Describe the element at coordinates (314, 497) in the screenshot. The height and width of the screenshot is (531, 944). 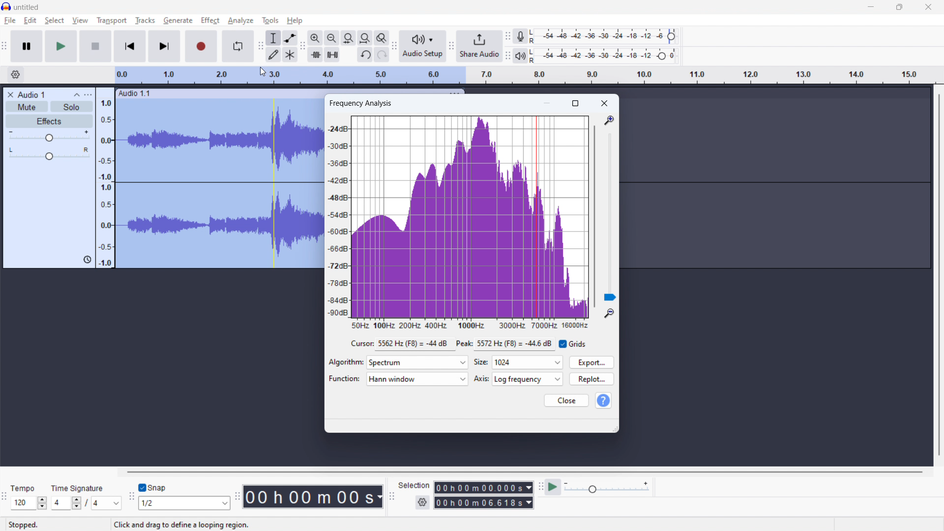
I see `timestamp` at that location.